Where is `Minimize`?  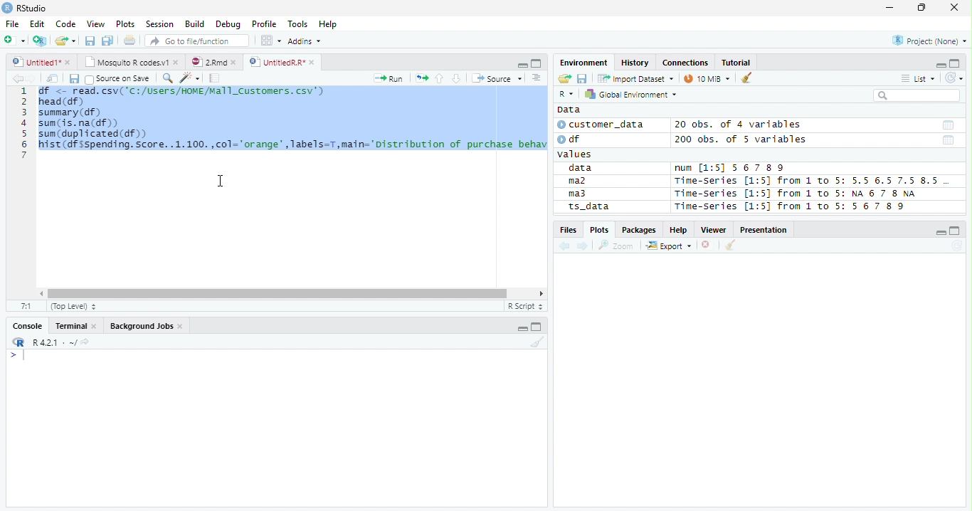 Minimize is located at coordinates (523, 327).